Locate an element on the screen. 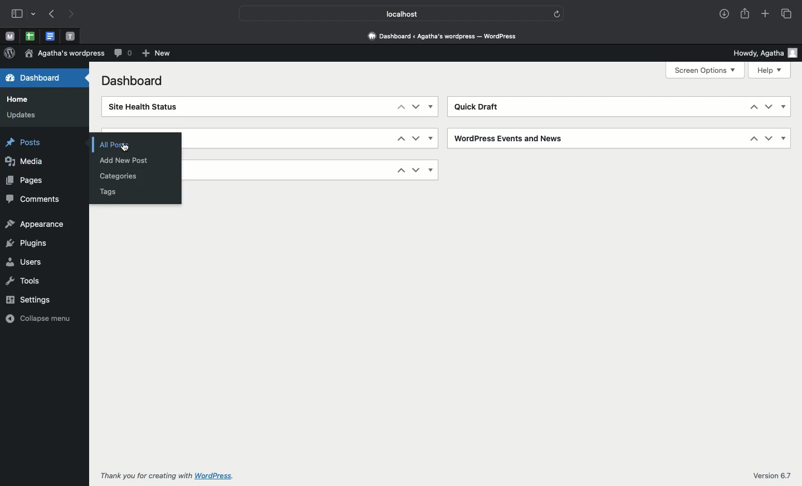  Add new post is located at coordinates (129, 160).